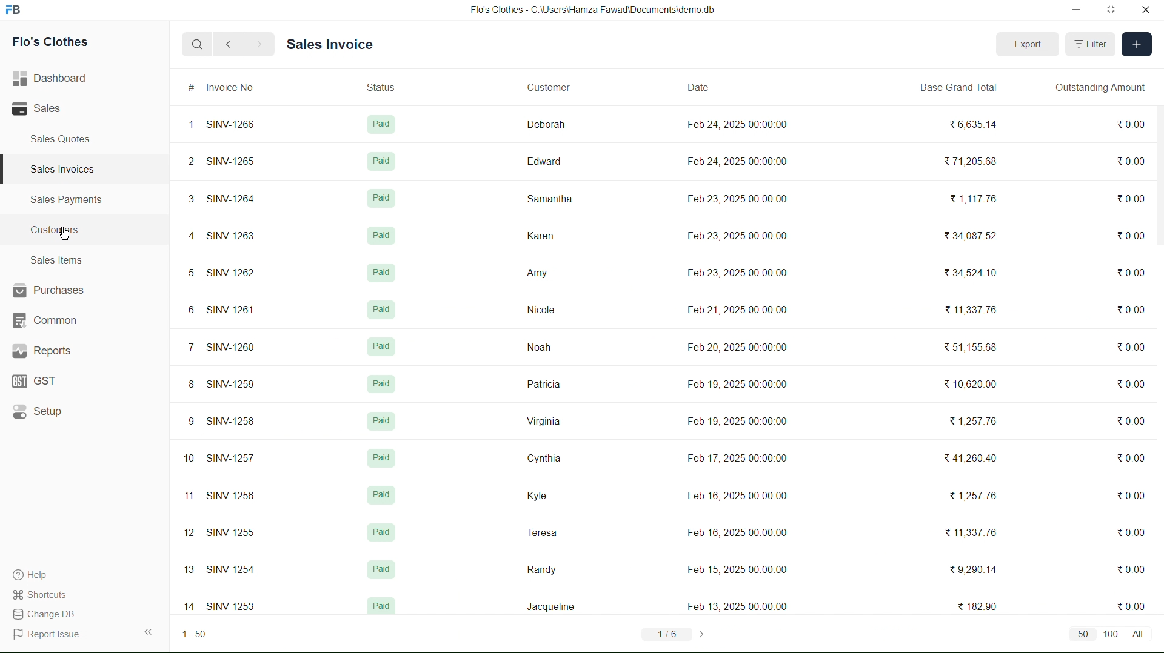 This screenshot has width=1164, height=653. Describe the element at coordinates (1132, 535) in the screenshot. I see `0.00` at that location.